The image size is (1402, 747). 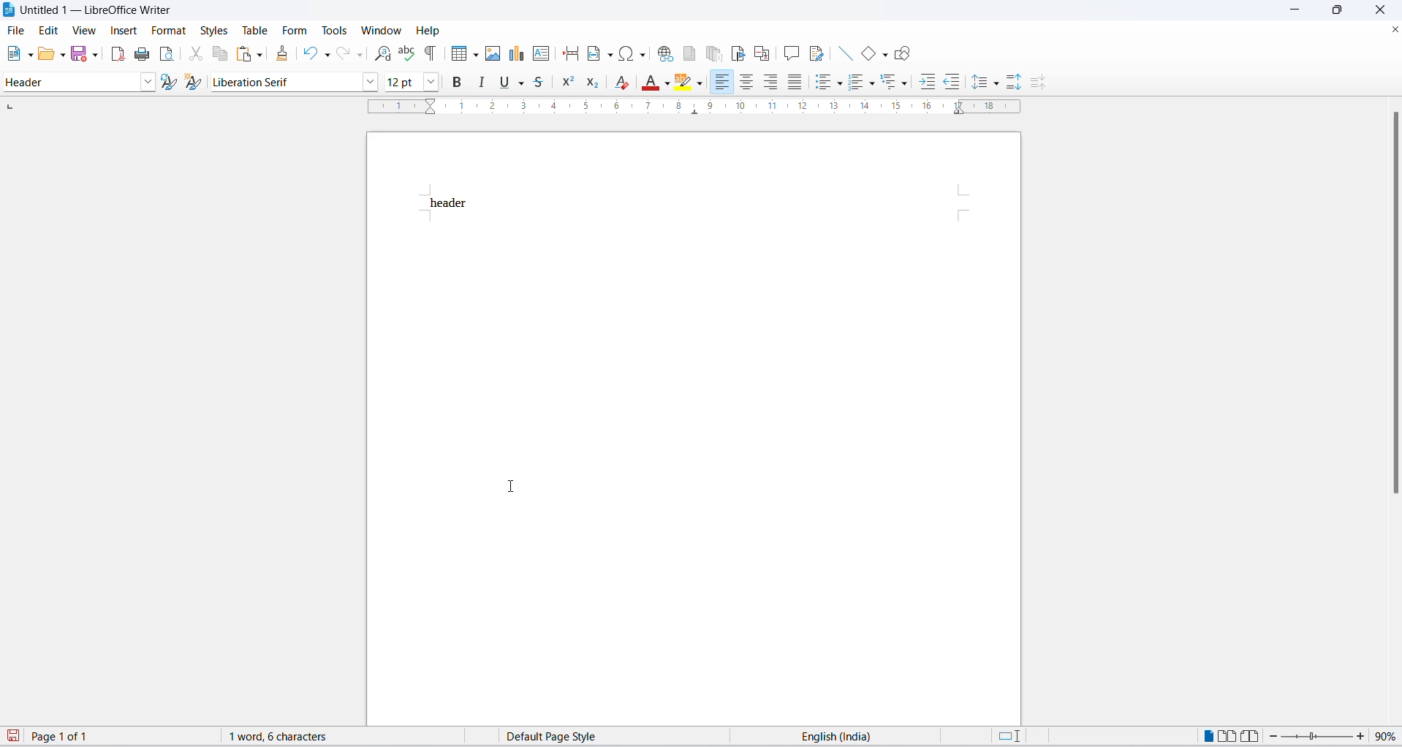 What do you see at coordinates (893, 84) in the screenshot?
I see `outline format` at bounding box center [893, 84].